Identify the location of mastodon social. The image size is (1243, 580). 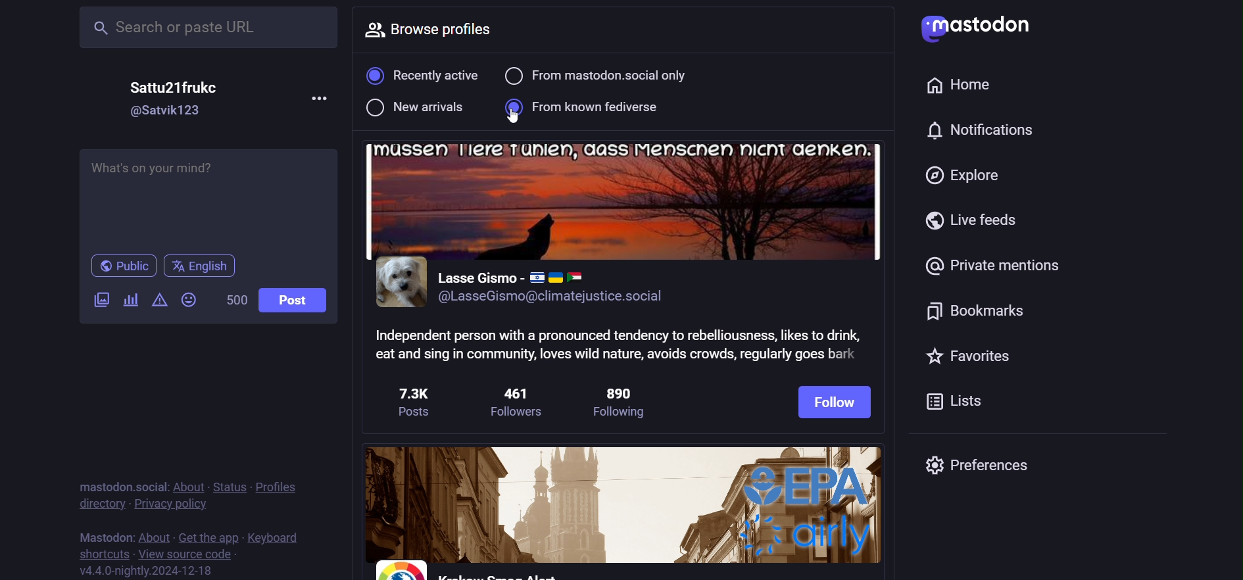
(120, 484).